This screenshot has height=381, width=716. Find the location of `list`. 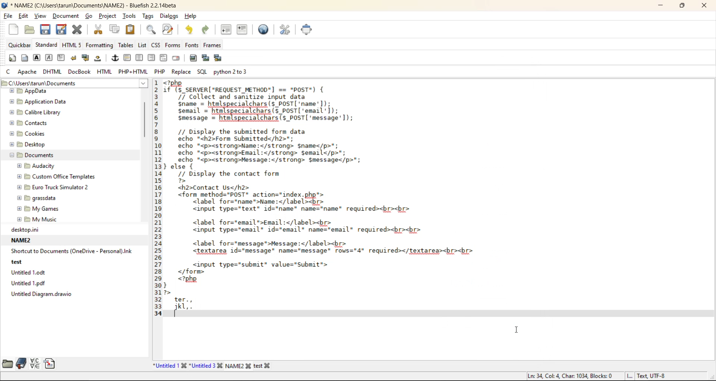

list is located at coordinates (143, 45).